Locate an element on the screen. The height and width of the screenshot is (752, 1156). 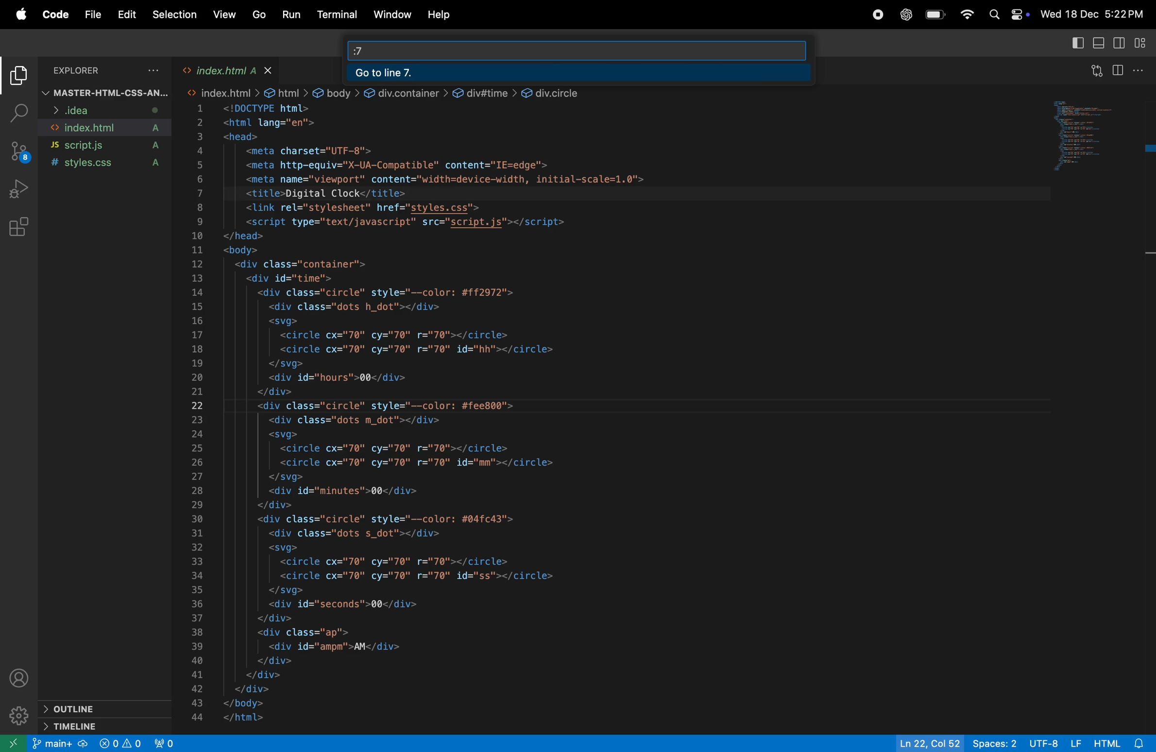
chatgpt is located at coordinates (905, 14).